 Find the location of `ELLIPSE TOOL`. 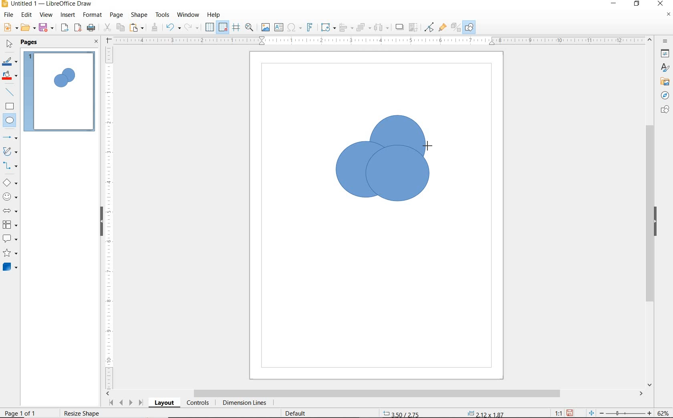

ELLIPSE TOOL is located at coordinates (367, 202).